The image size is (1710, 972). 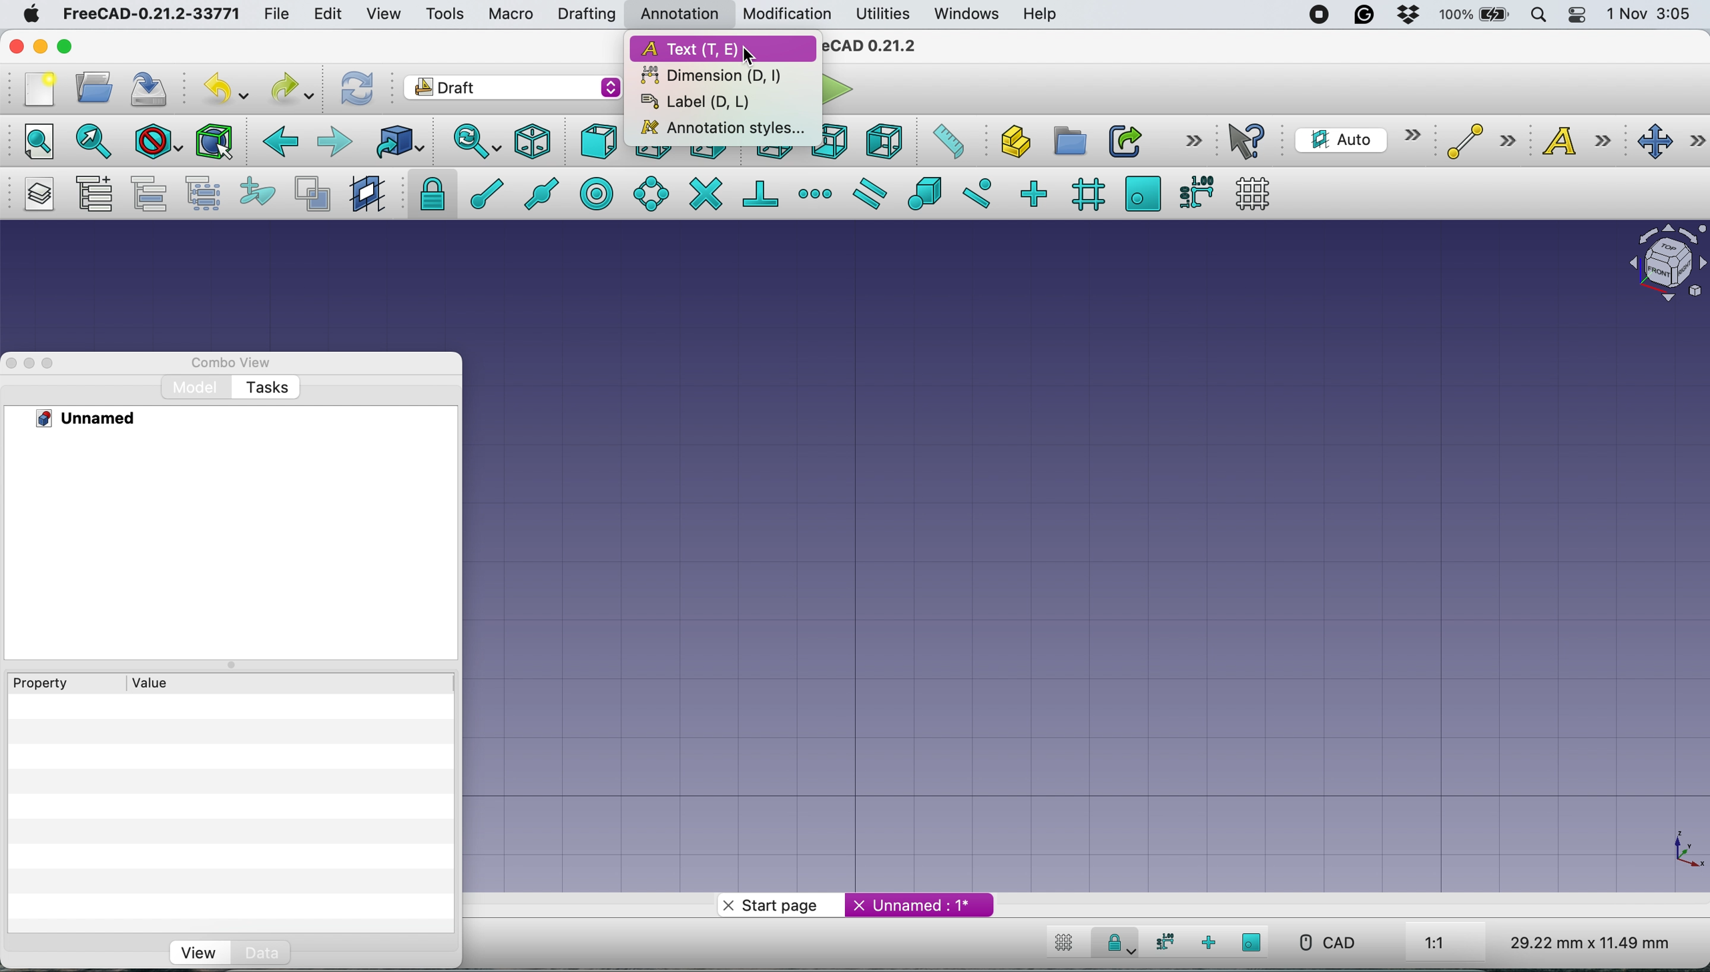 I want to click on manage layers, so click(x=35, y=196).